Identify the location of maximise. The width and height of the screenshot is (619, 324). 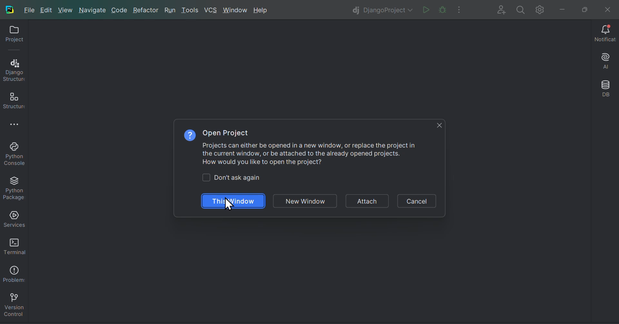
(582, 8).